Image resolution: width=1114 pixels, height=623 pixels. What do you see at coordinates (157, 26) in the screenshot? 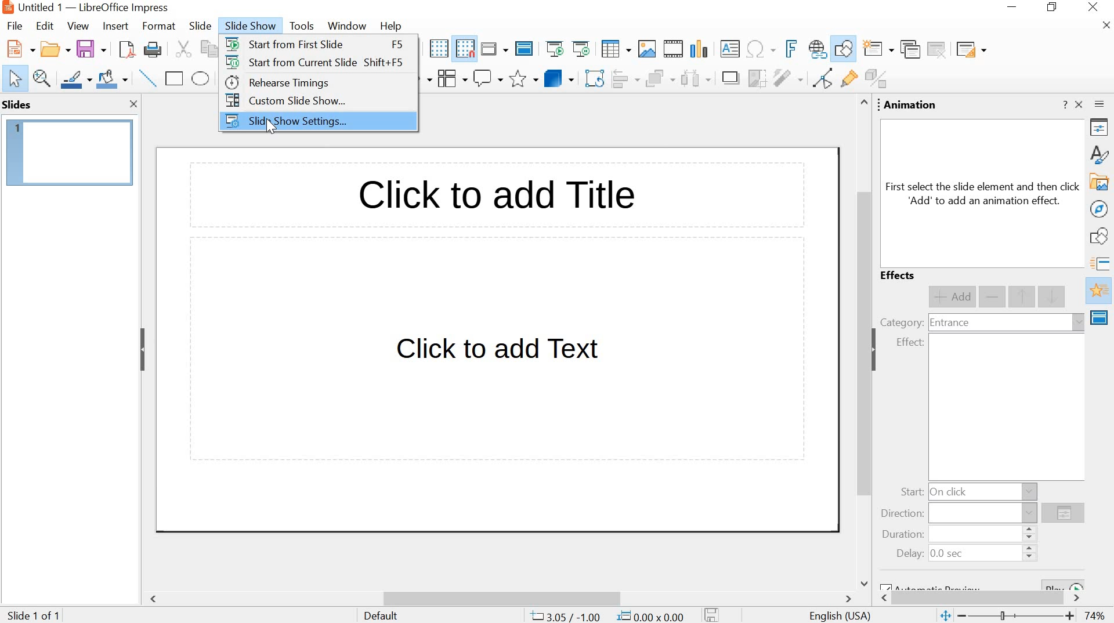
I see `format menu` at bounding box center [157, 26].